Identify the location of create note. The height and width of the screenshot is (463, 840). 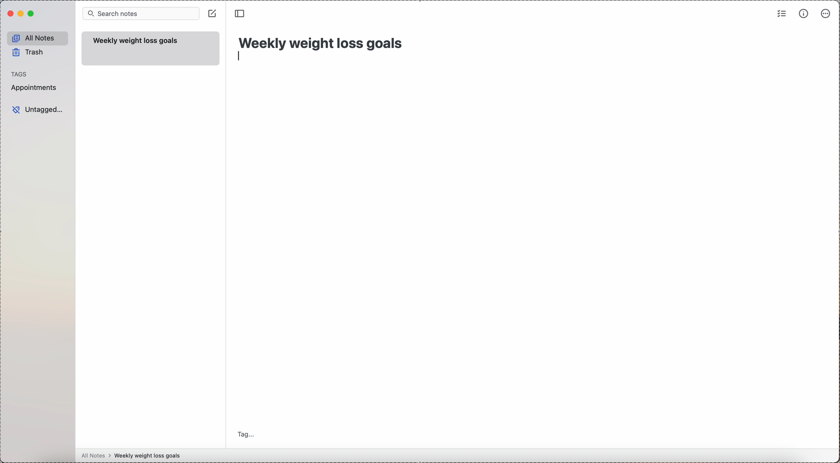
(213, 13).